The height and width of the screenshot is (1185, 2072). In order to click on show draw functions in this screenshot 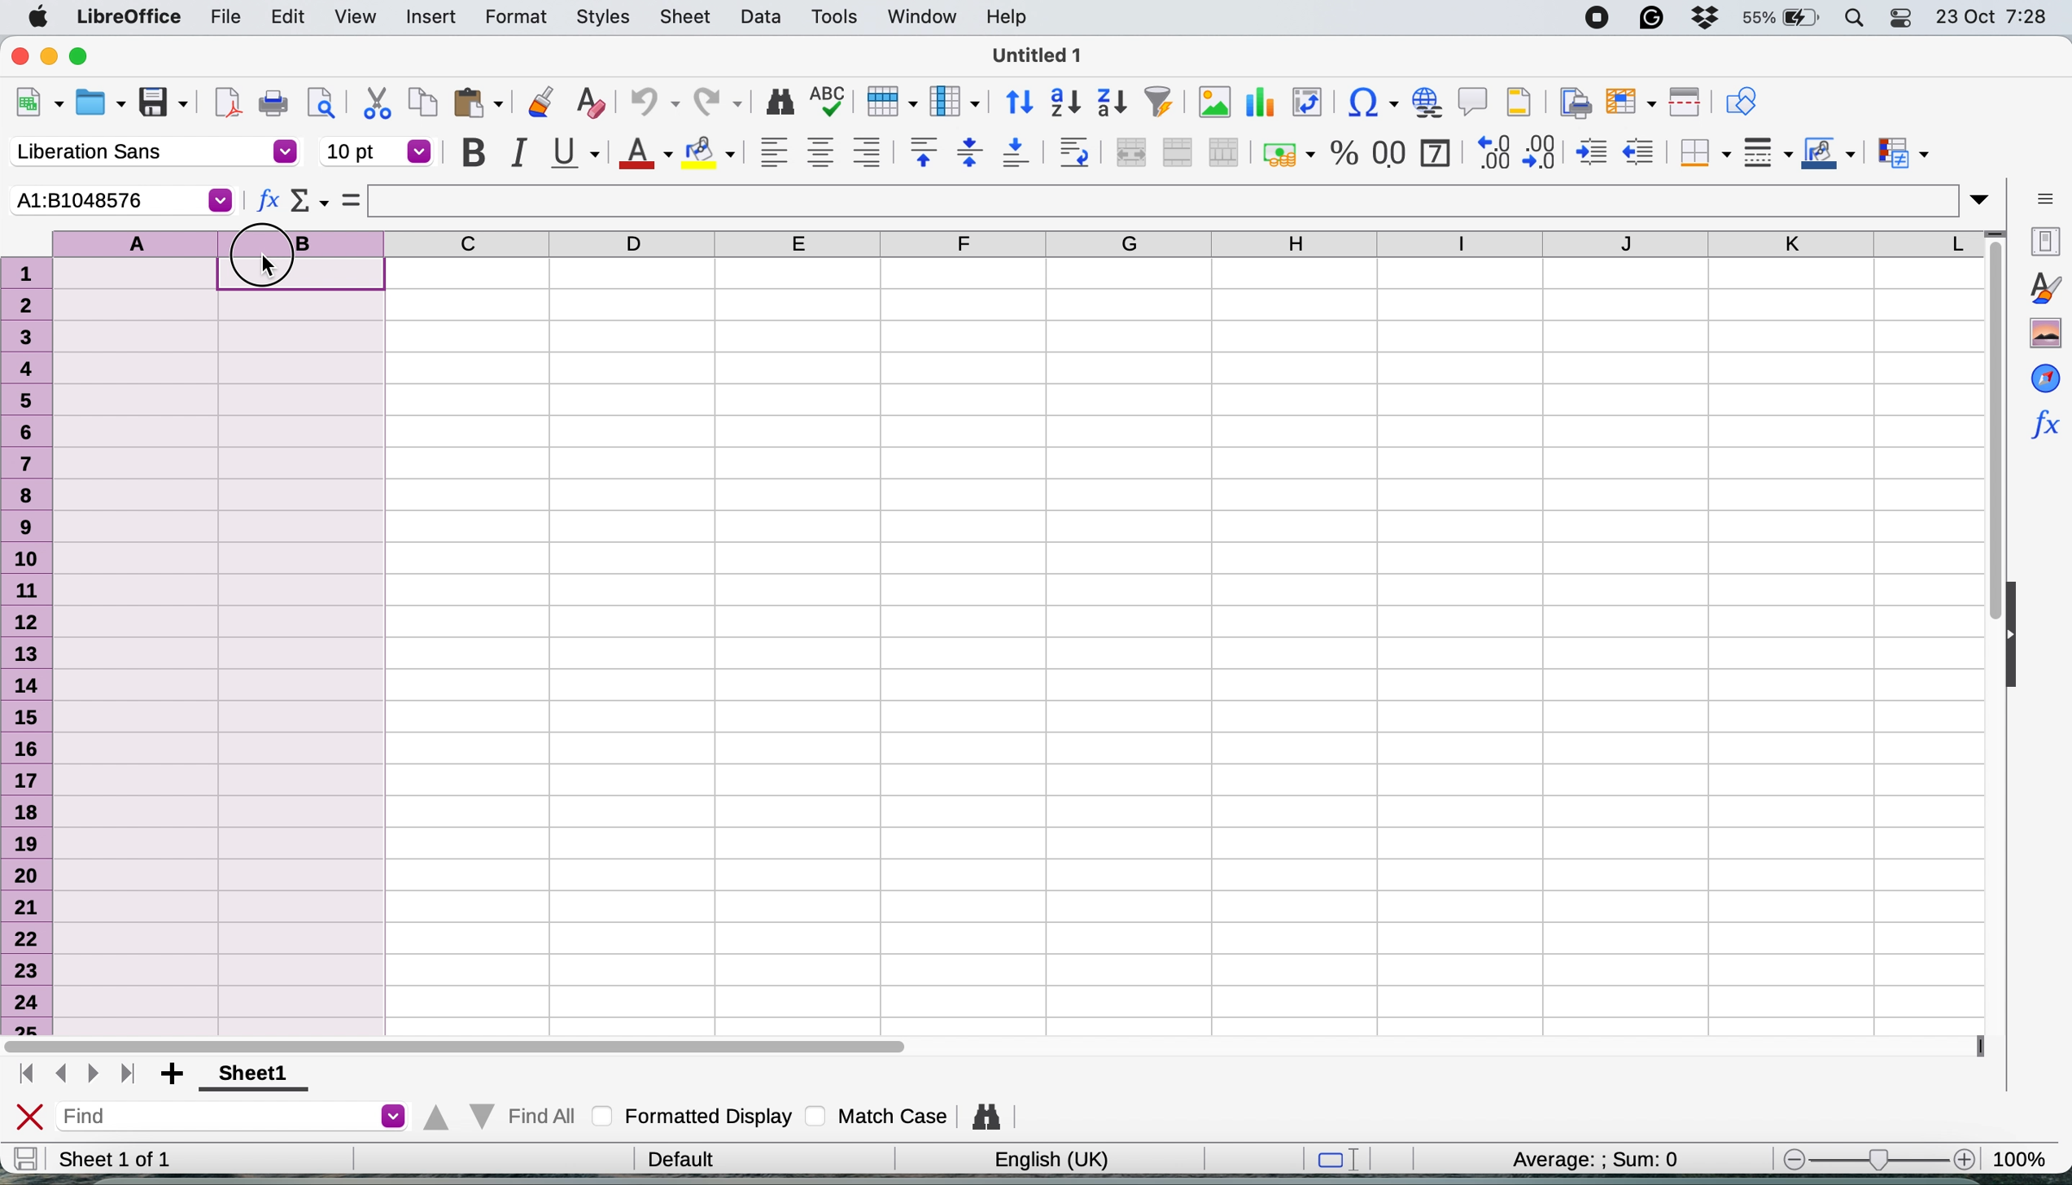, I will do `click(1740, 101)`.